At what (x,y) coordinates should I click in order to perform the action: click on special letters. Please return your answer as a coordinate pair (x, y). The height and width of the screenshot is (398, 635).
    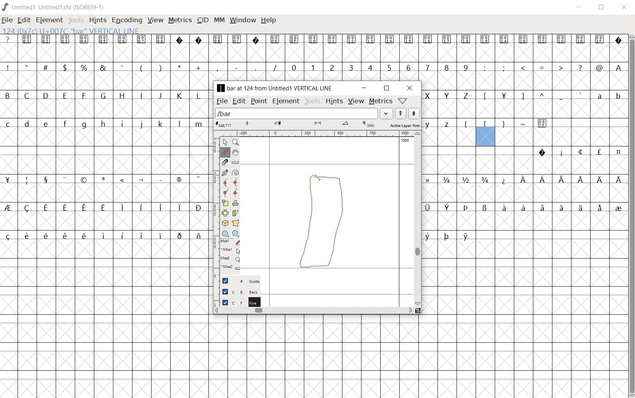
    Looking at the image, I should click on (105, 207).